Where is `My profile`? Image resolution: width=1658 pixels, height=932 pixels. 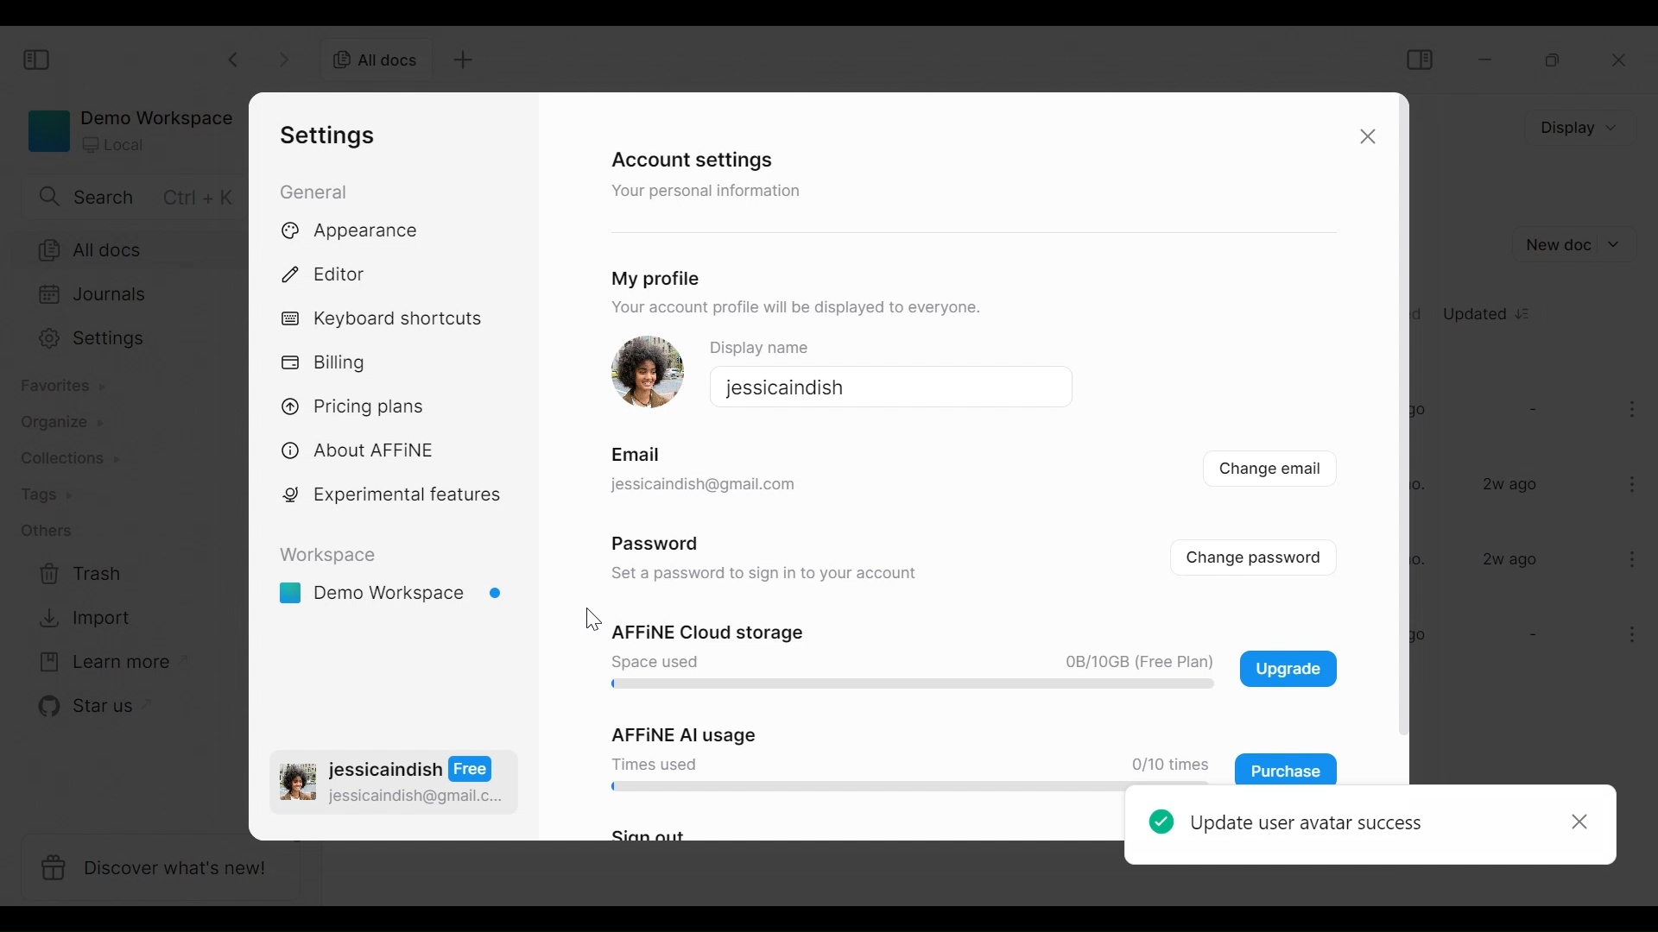 My profile is located at coordinates (655, 279).